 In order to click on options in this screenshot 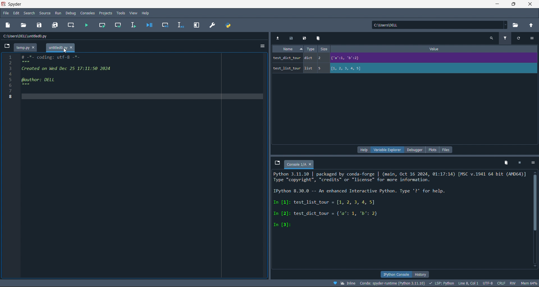, I will do `click(534, 163)`.